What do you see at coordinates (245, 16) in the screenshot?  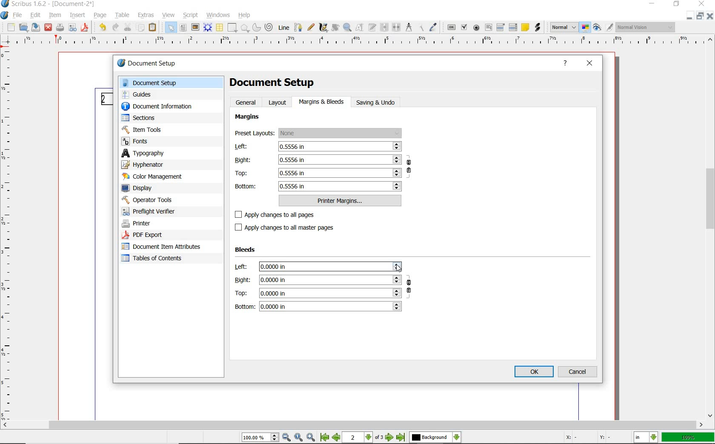 I see `help` at bounding box center [245, 16].